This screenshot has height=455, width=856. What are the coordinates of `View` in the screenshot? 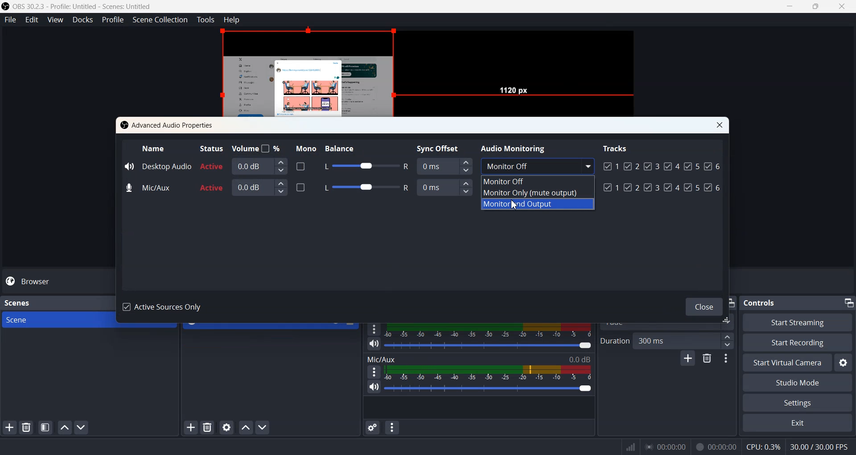 It's located at (56, 20).